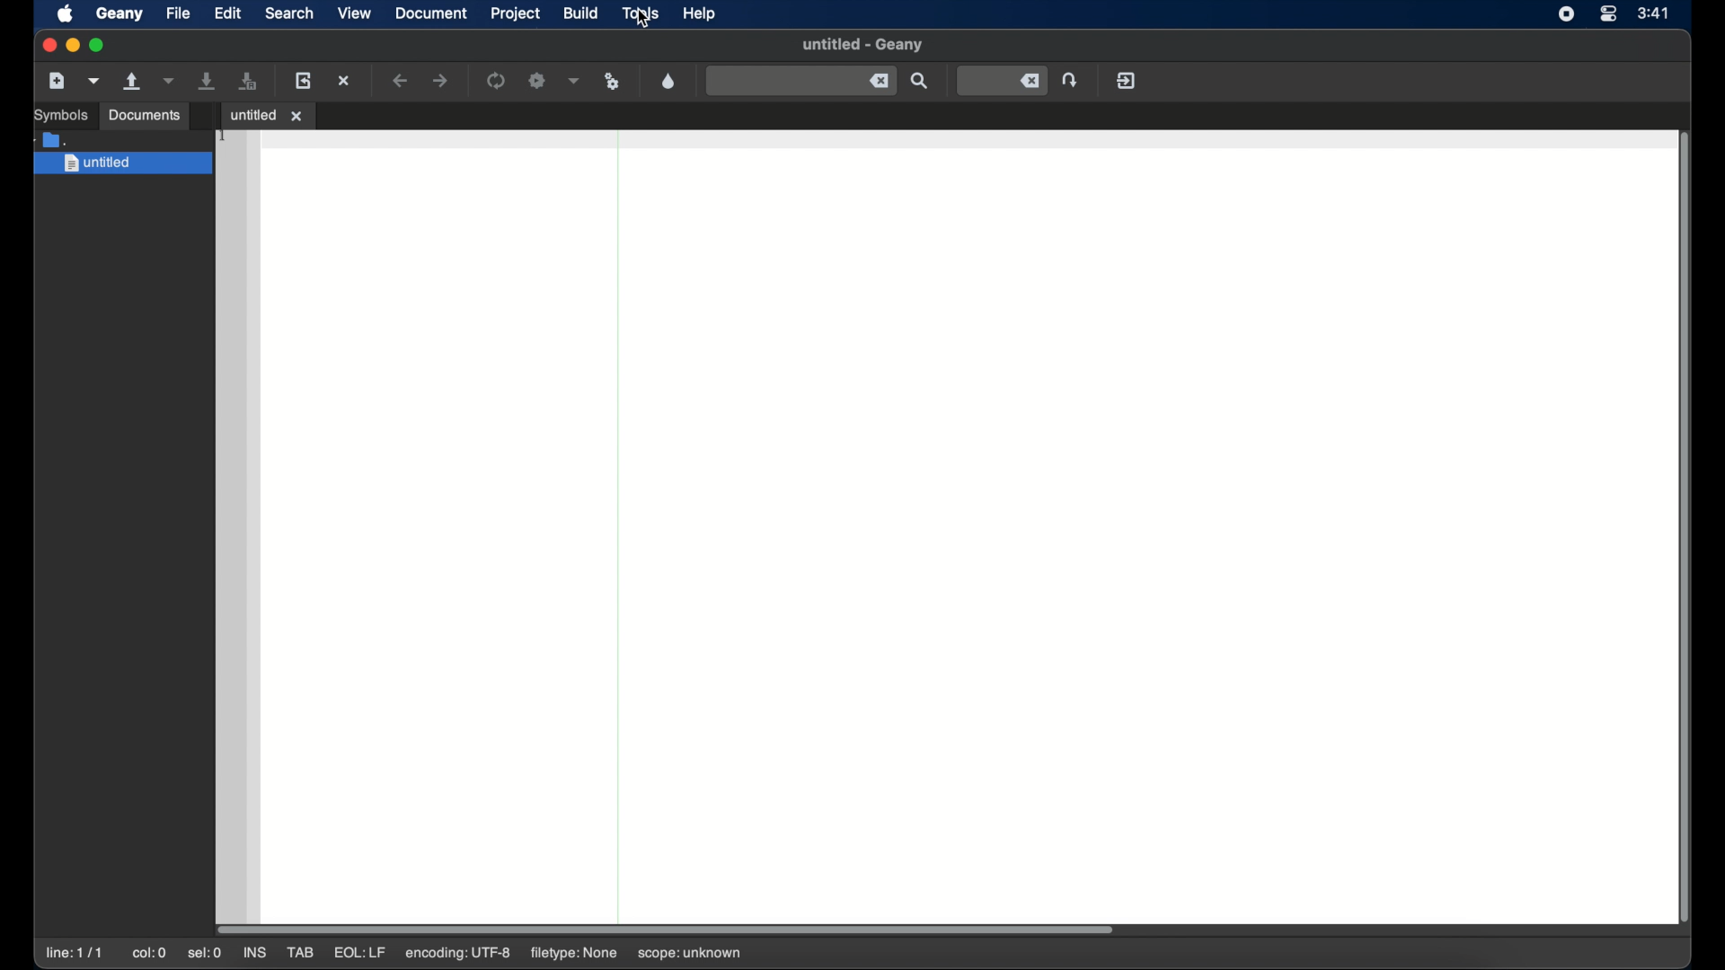 Image resolution: width=1725 pixels, height=970 pixels. Describe the element at coordinates (1566, 14) in the screenshot. I see `screen recorder icon` at that location.